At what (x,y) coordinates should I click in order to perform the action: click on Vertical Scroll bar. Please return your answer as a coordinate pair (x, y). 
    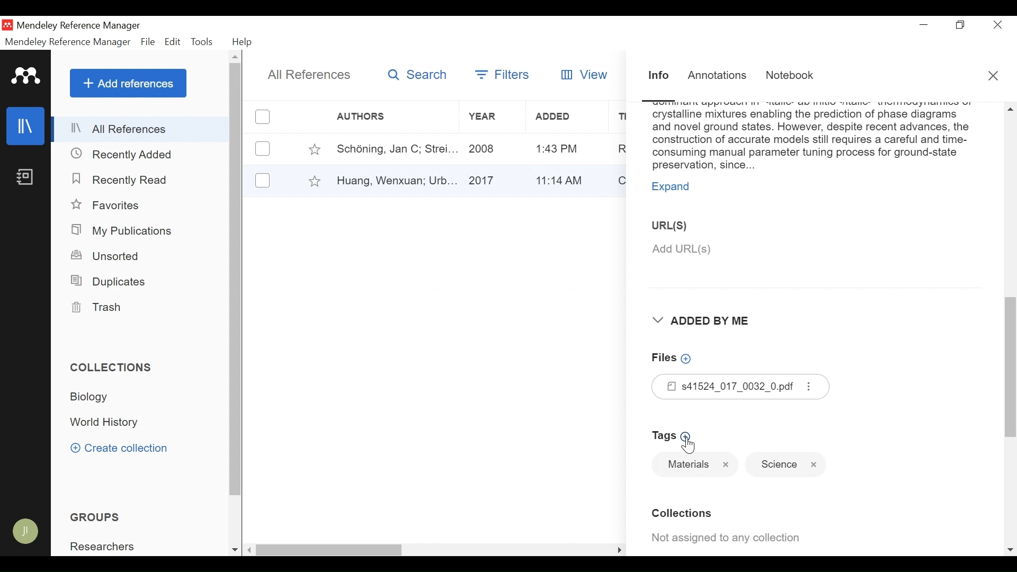
    Looking at the image, I should click on (331, 551).